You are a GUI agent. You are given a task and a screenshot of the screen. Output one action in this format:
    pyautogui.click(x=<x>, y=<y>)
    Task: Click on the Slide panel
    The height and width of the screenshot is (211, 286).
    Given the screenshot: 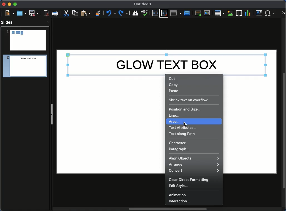 What is the action you would take?
    pyautogui.click(x=51, y=114)
    